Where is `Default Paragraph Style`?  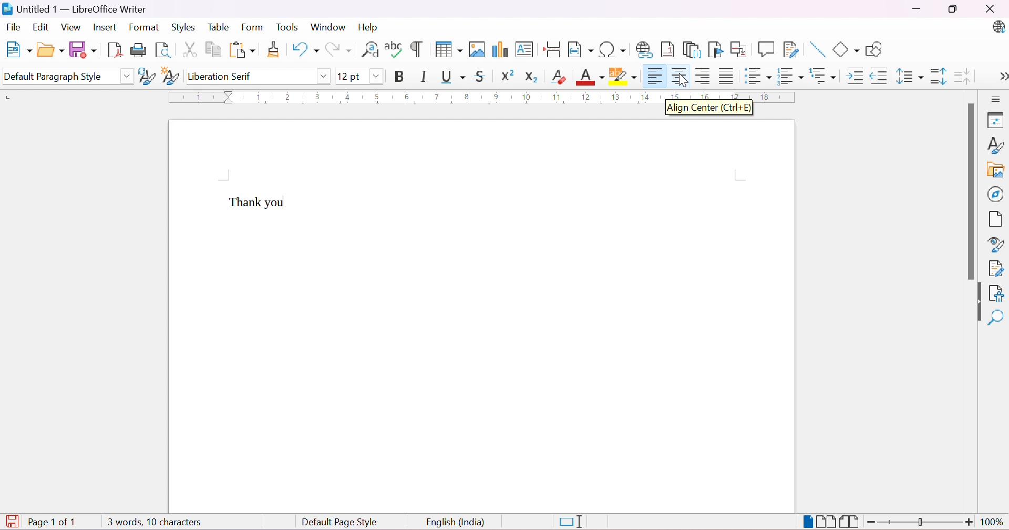
Default Paragraph Style is located at coordinates (57, 77).